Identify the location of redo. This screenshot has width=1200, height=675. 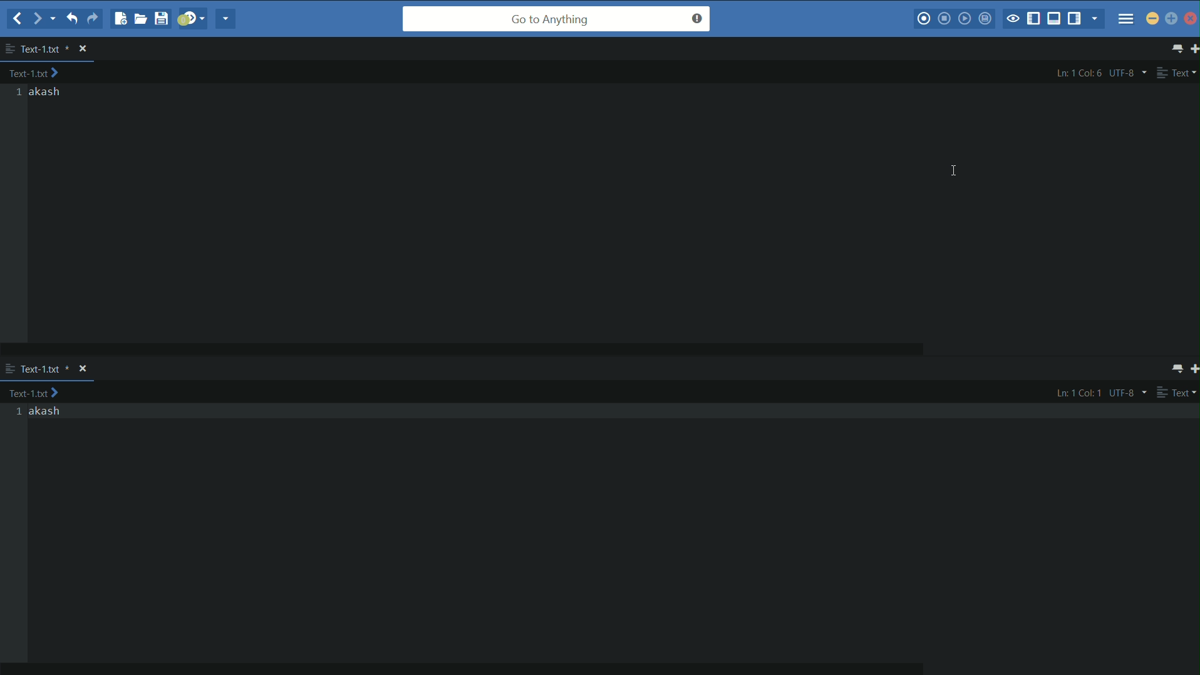
(92, 19).